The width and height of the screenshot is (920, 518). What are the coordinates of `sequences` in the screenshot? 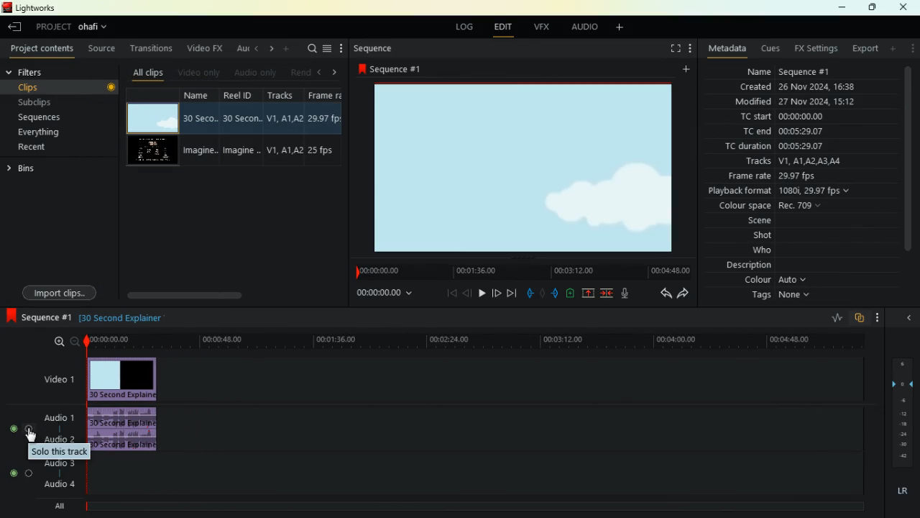 It's located at (42, 117).